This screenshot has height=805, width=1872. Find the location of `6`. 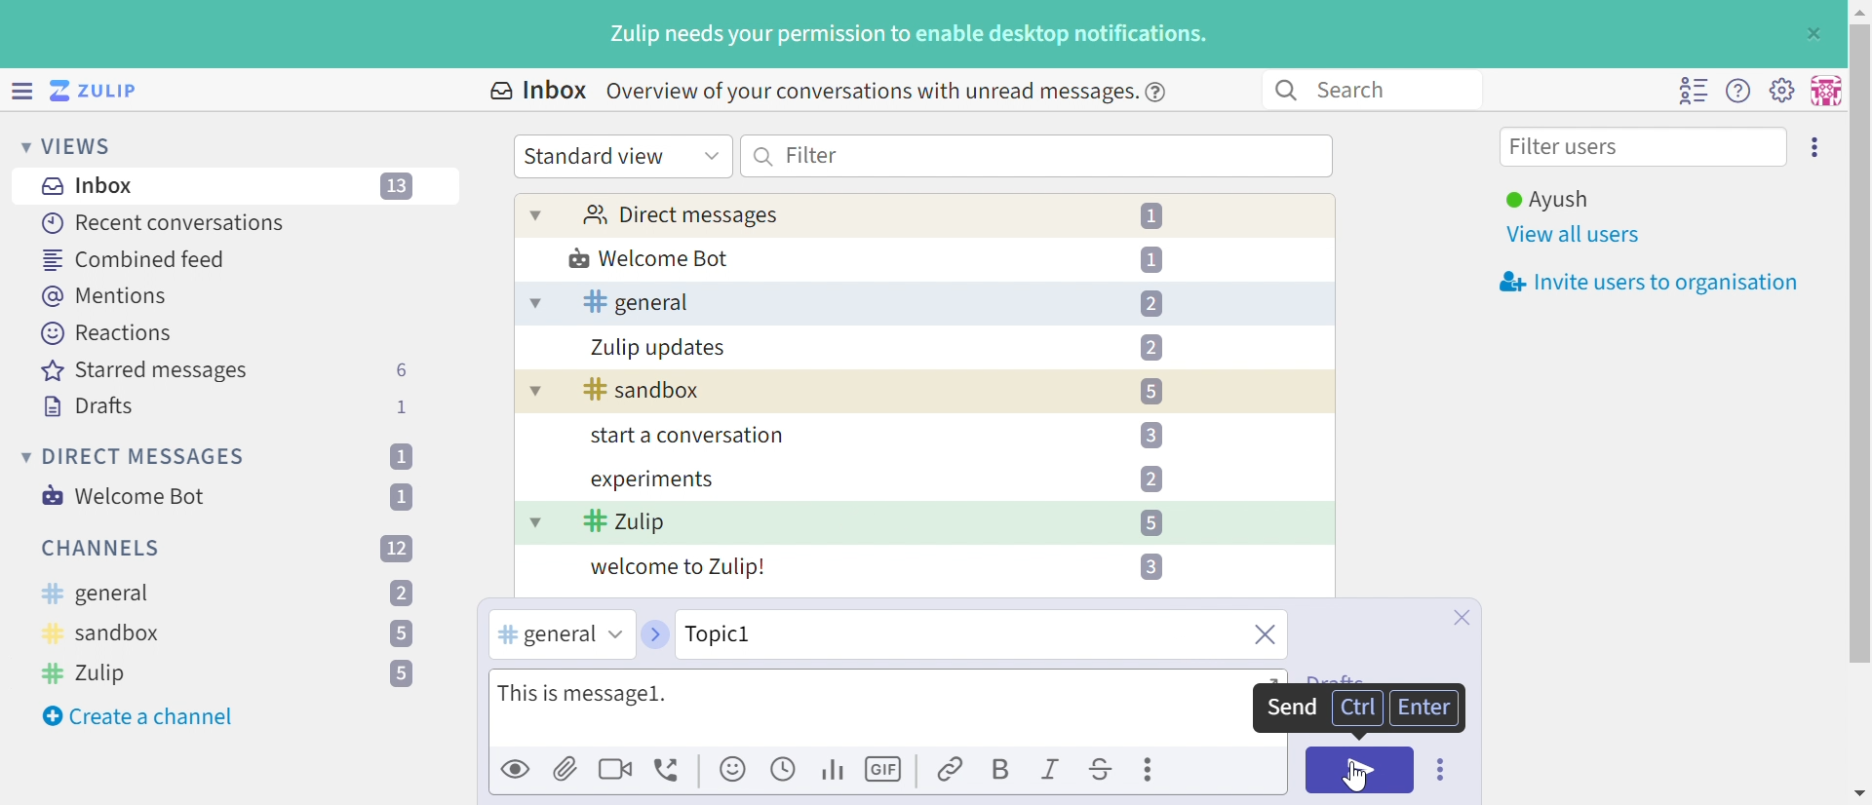

6 is located at coordinates (401, 370).